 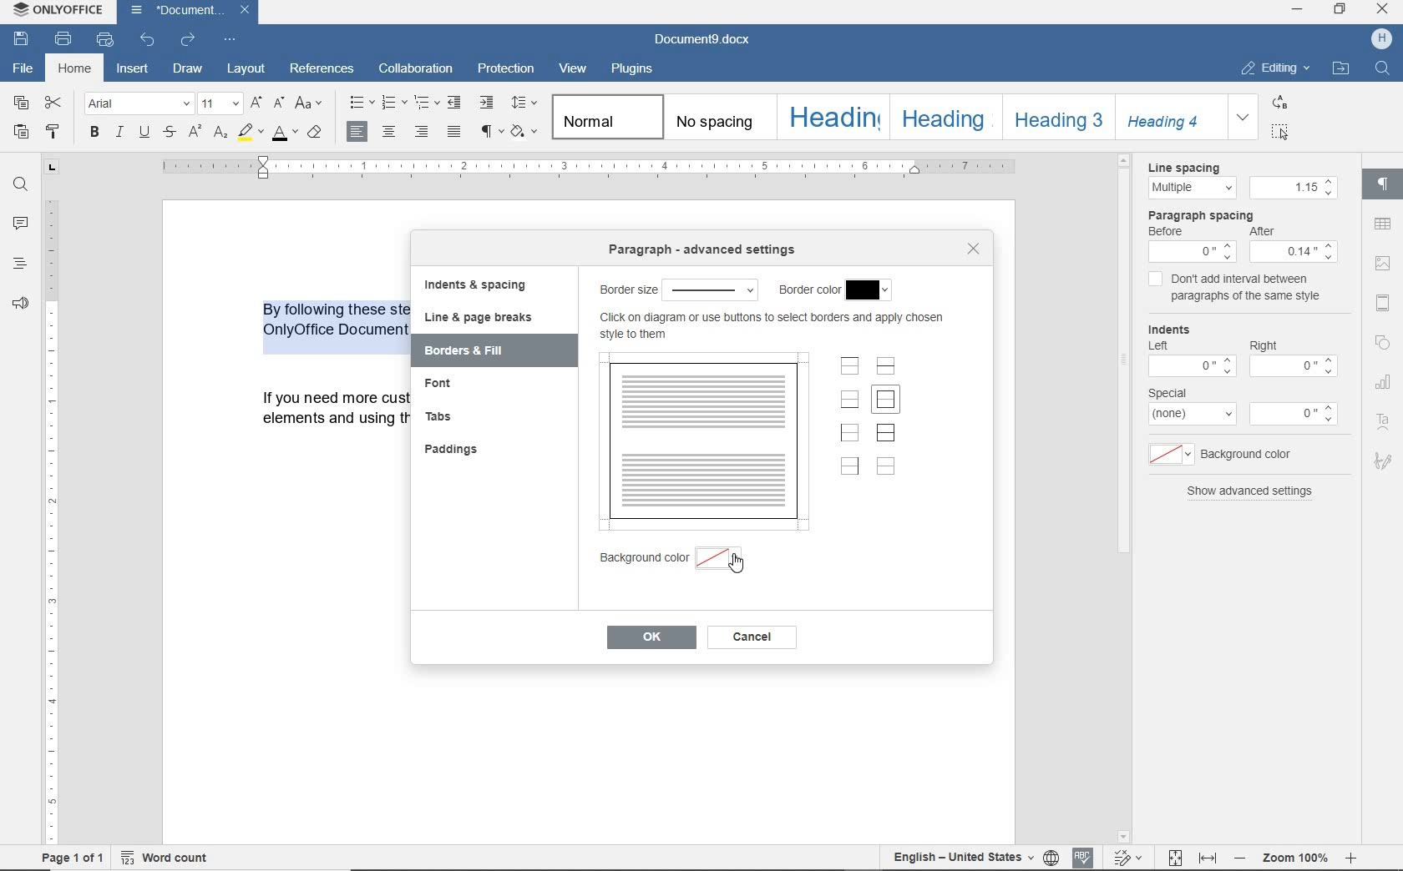 I want to click on set outer border and inner lines, so click(x=885, y=432).